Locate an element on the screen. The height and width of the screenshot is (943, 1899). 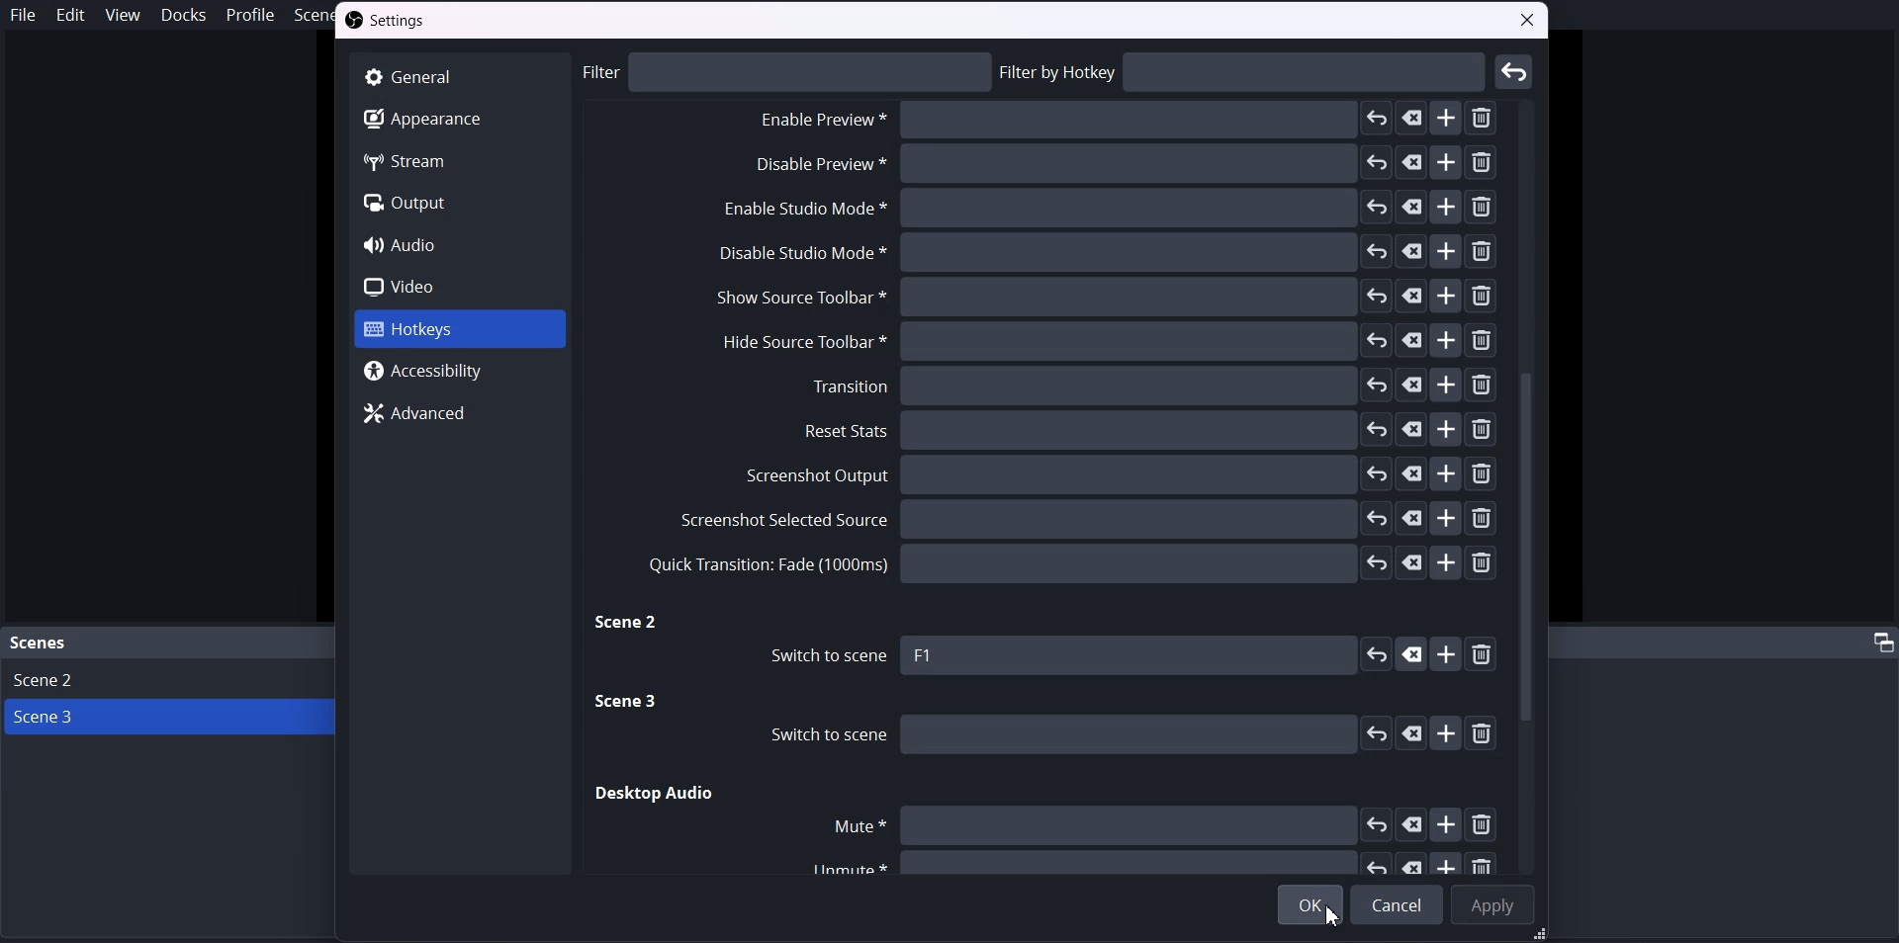
Switch to scene is located at coordinates (1119, 734).